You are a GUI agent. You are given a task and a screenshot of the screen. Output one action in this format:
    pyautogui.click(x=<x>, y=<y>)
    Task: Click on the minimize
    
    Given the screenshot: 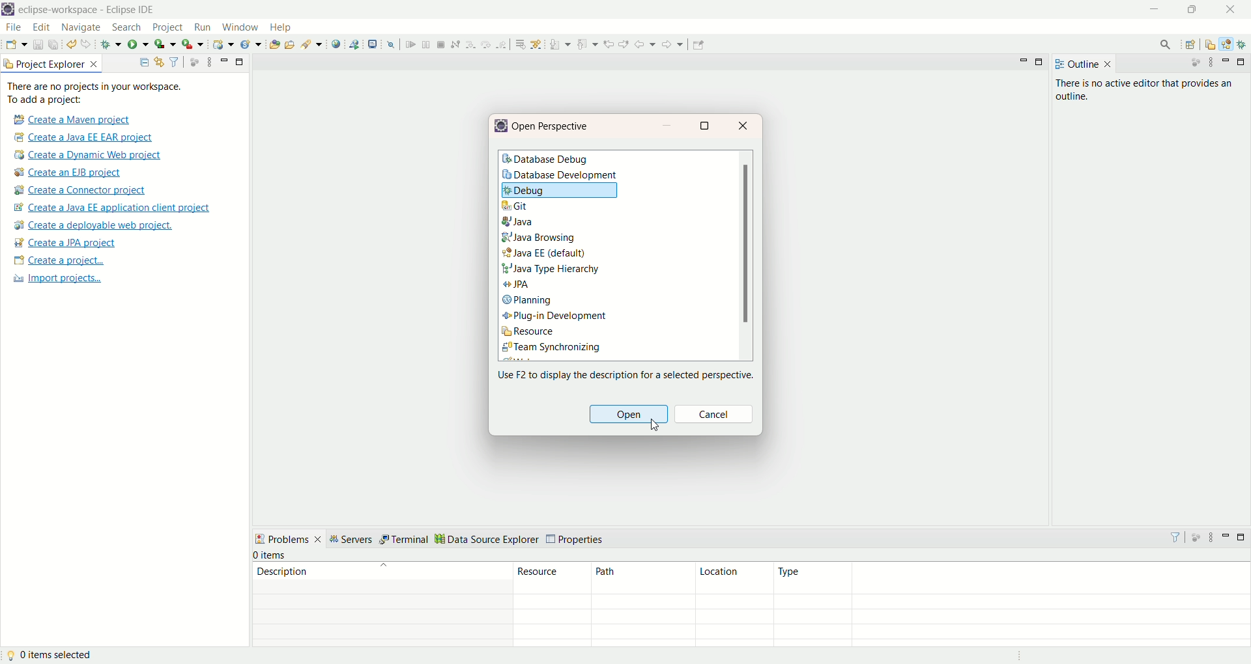 What is the action you would take?
    pyautogui.click(x=1226, y=537)
    